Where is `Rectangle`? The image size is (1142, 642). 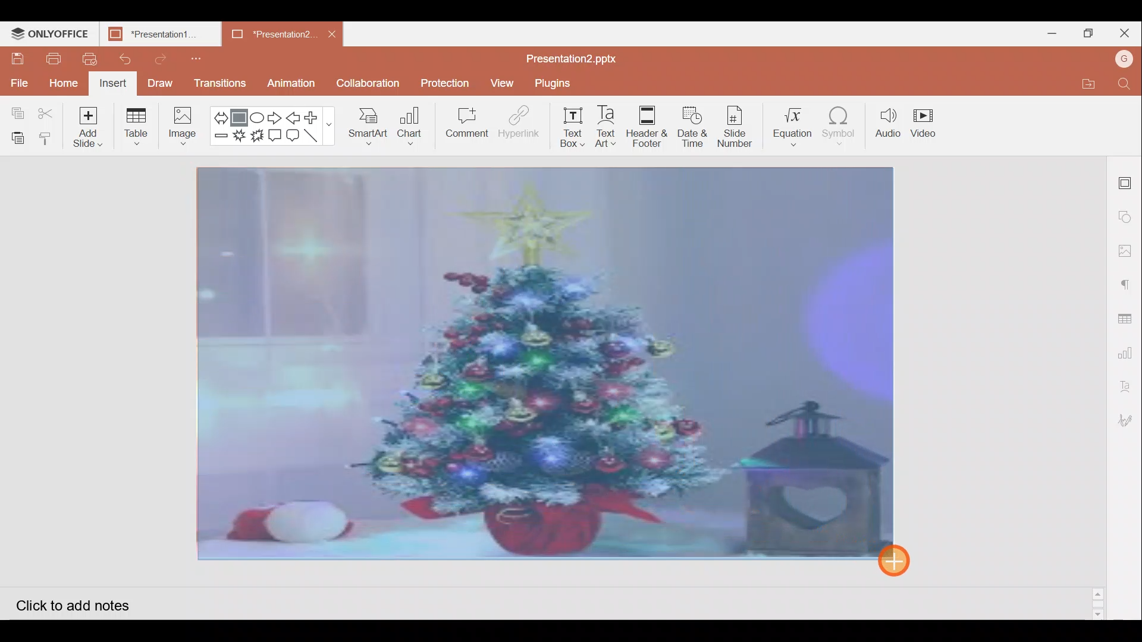 Rectangle is located at coordinates (240, 115).